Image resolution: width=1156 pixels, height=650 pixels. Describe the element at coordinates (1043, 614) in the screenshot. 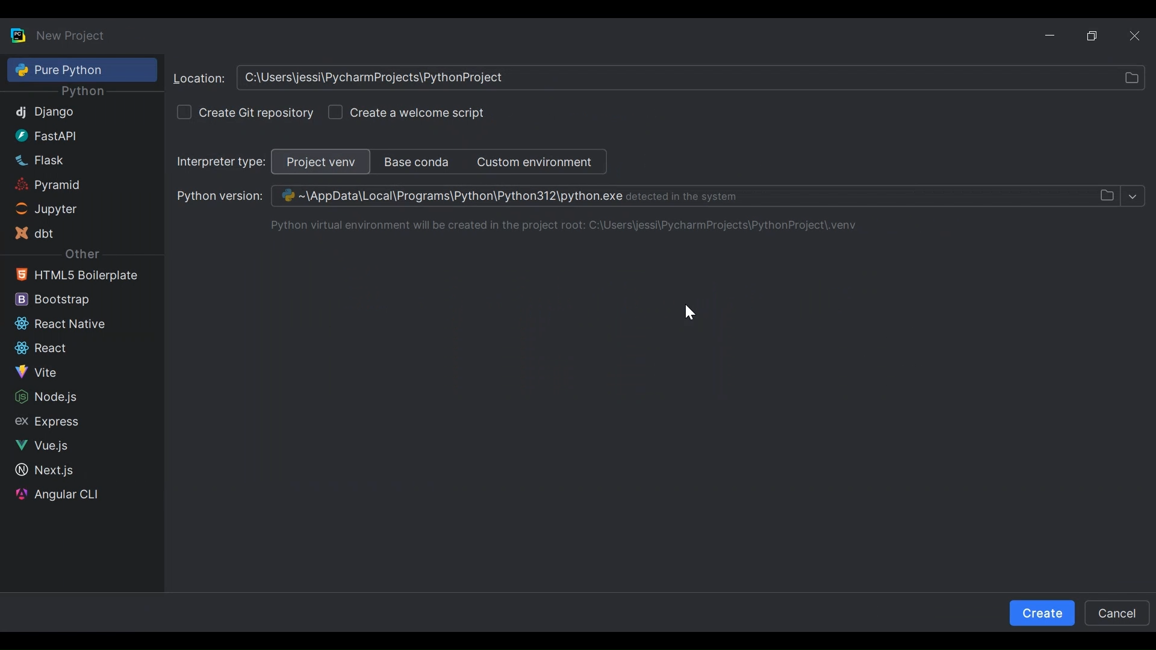

I see `Create ` at that location.